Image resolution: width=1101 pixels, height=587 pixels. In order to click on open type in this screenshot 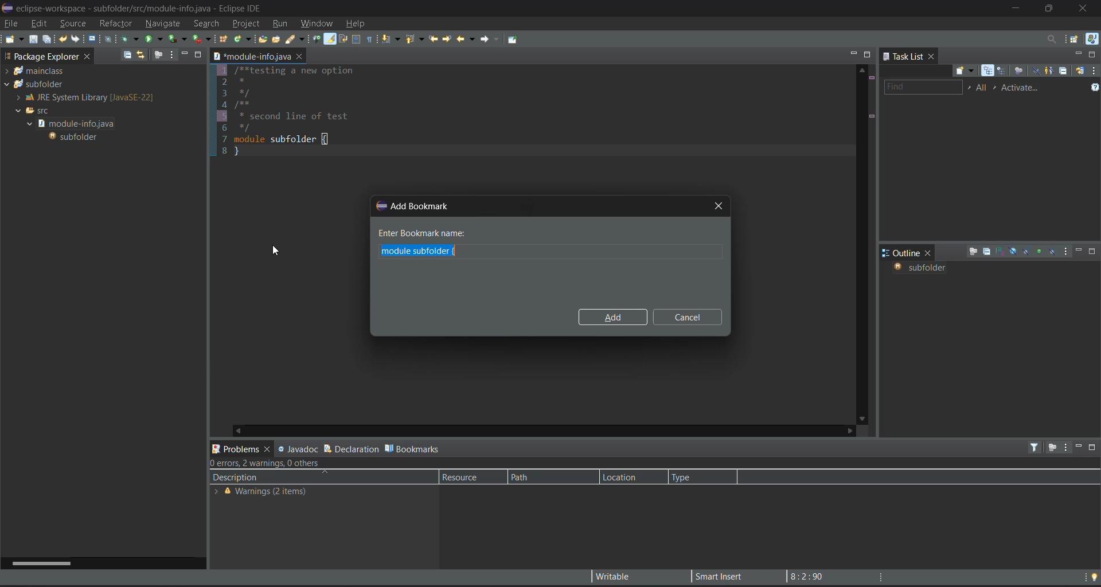, I will do `click(261, 40)`.